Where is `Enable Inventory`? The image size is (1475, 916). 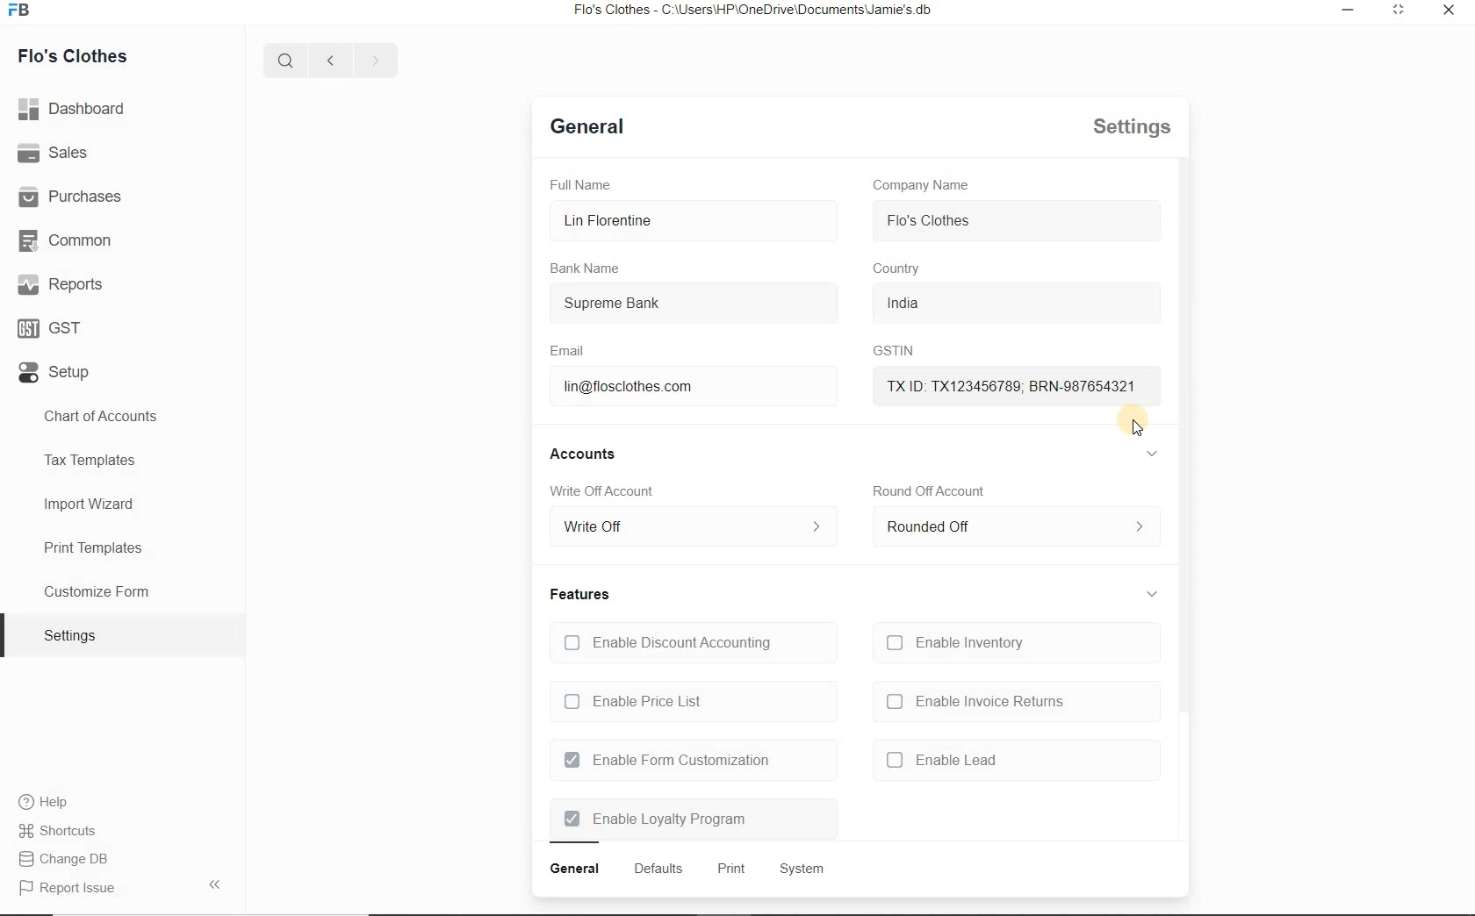
Enable Inventory is located at coordinates (961, 643).